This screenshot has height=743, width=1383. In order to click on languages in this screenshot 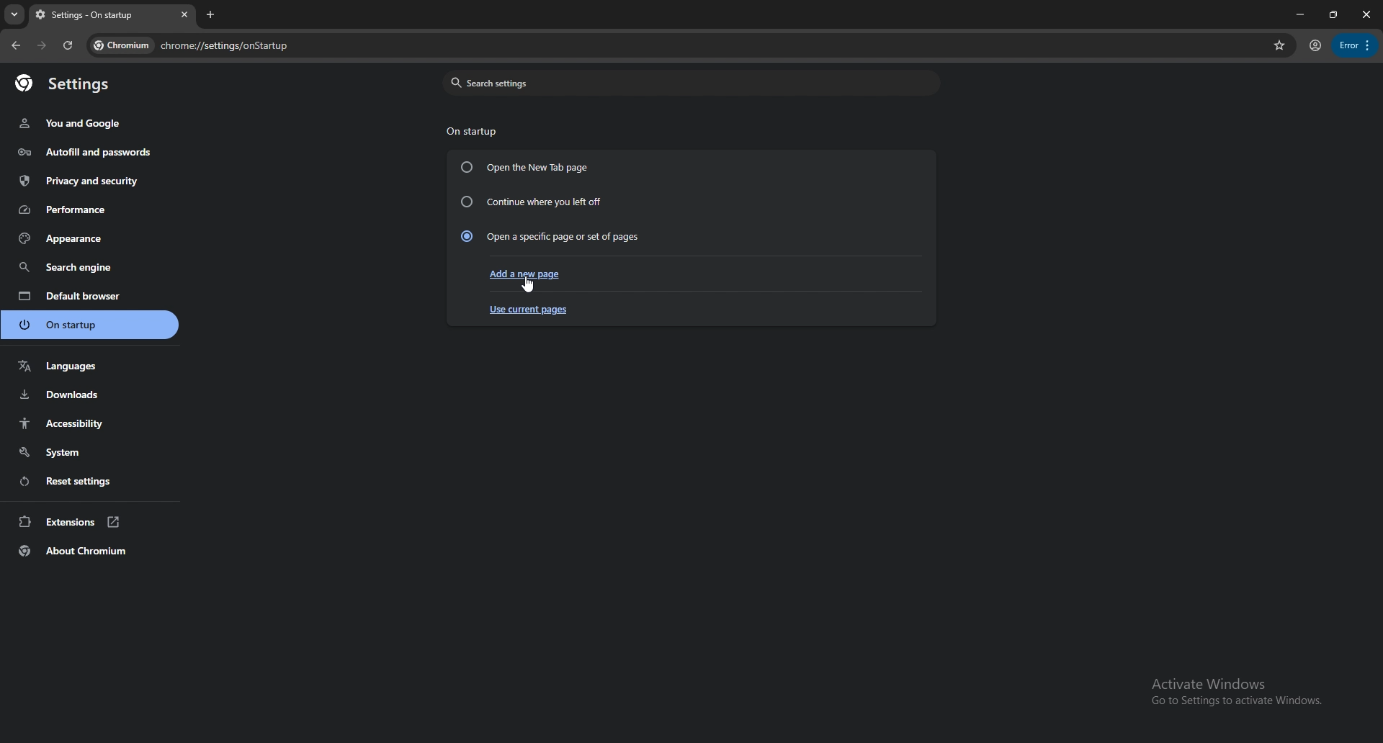, I will do `click(90, 366)`.